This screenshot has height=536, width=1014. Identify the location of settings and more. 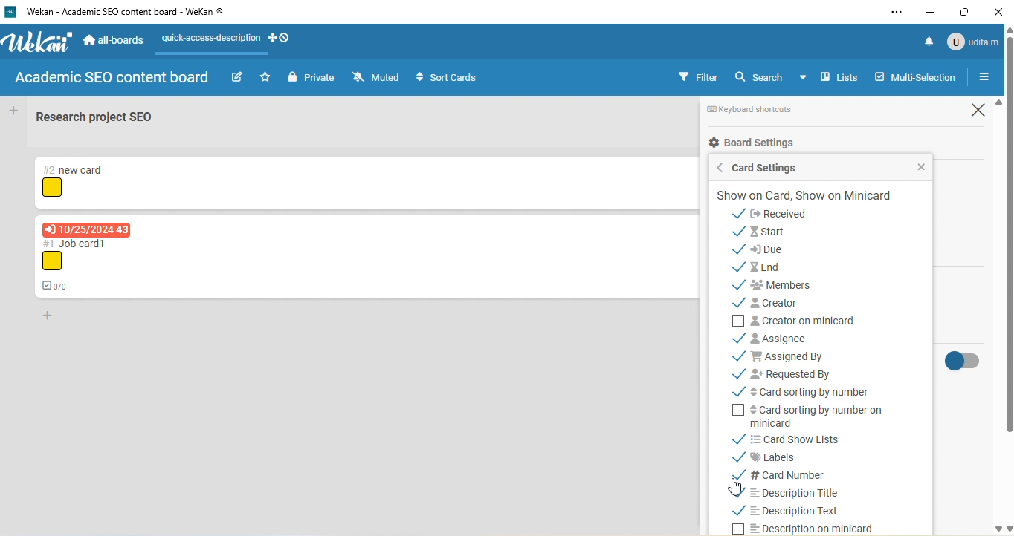
(895, 13).